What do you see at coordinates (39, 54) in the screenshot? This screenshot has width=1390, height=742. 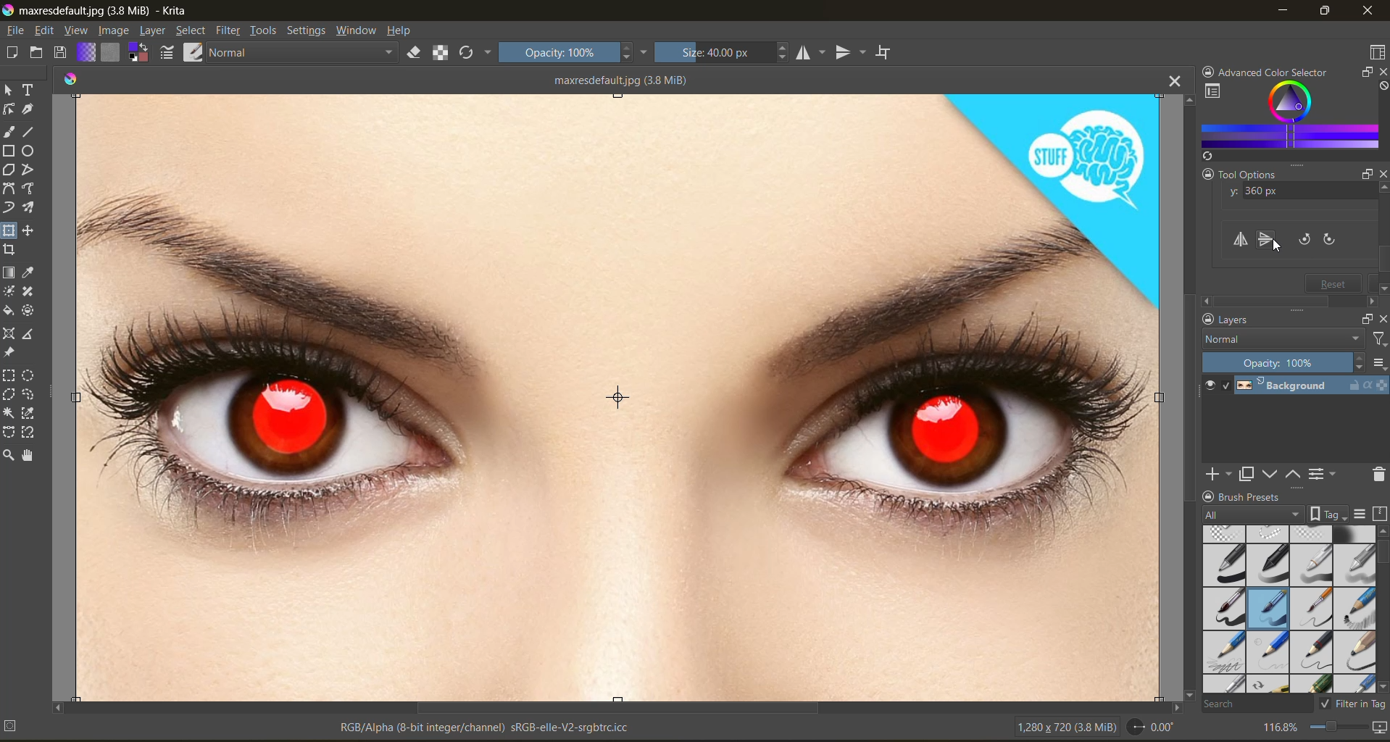 I see `open` at bounding box center [39, 54].